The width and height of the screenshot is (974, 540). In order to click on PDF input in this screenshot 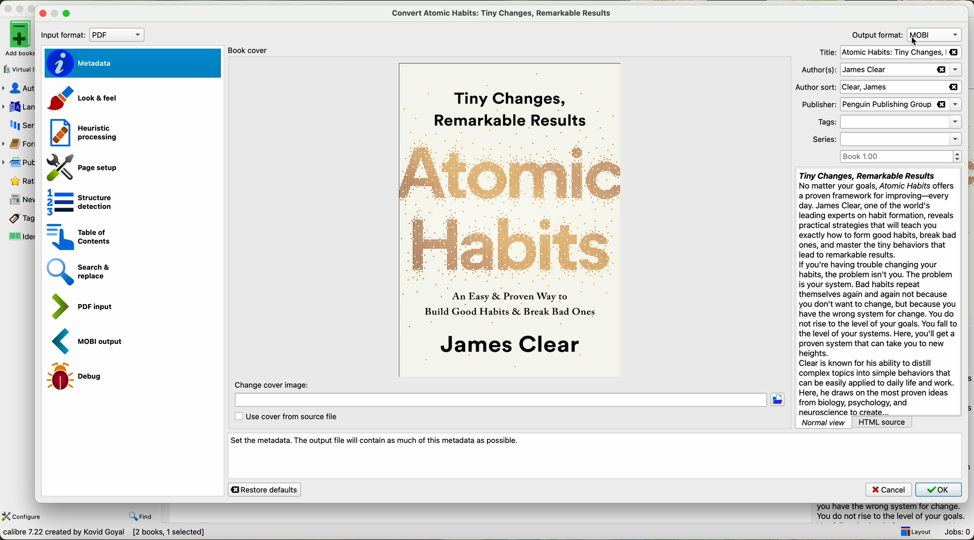, I will do `click(80, 305)`.